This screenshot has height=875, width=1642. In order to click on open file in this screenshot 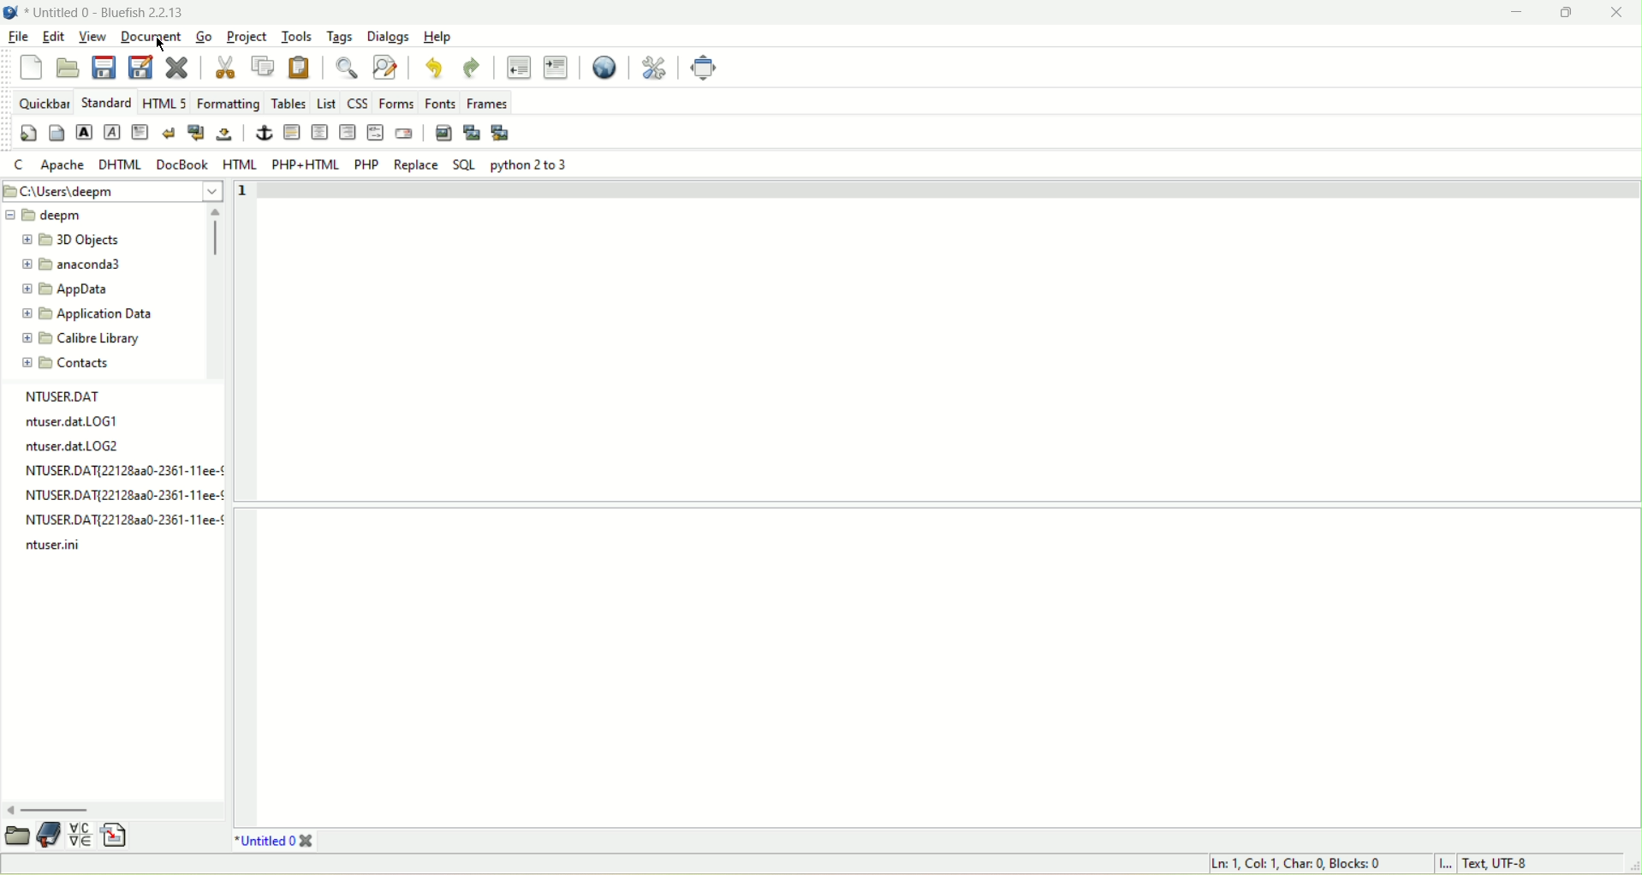, I will do `click(70, 68)`.